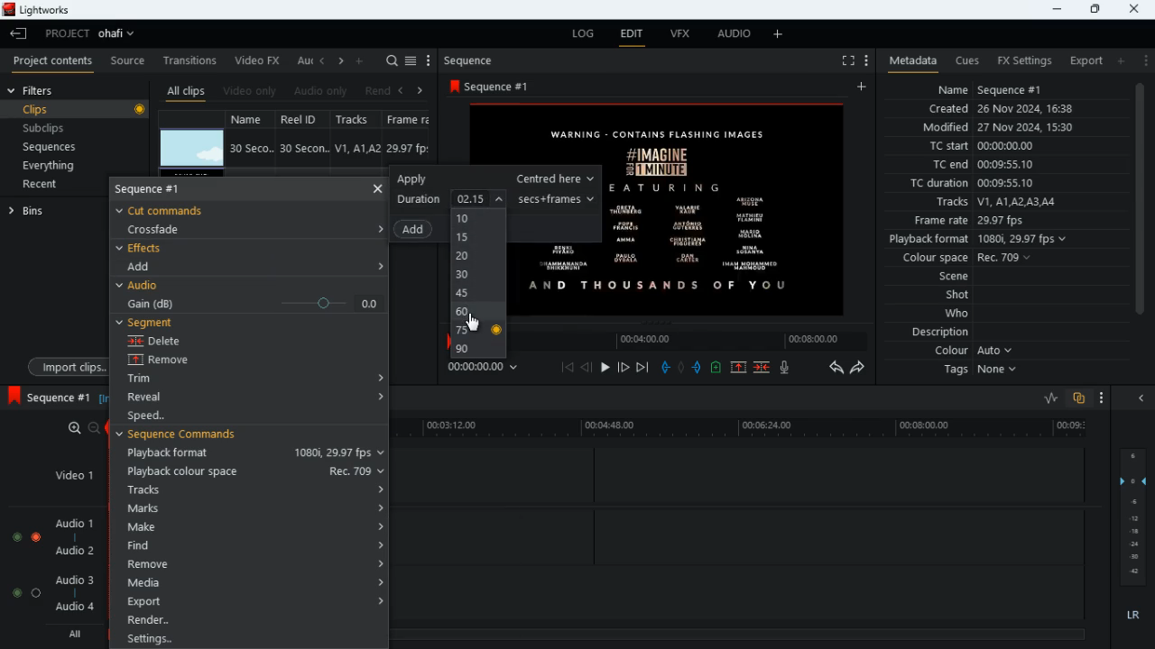  Describe the element at coordinates (475, 324) in the screenshot. I see `cursor` at that location.